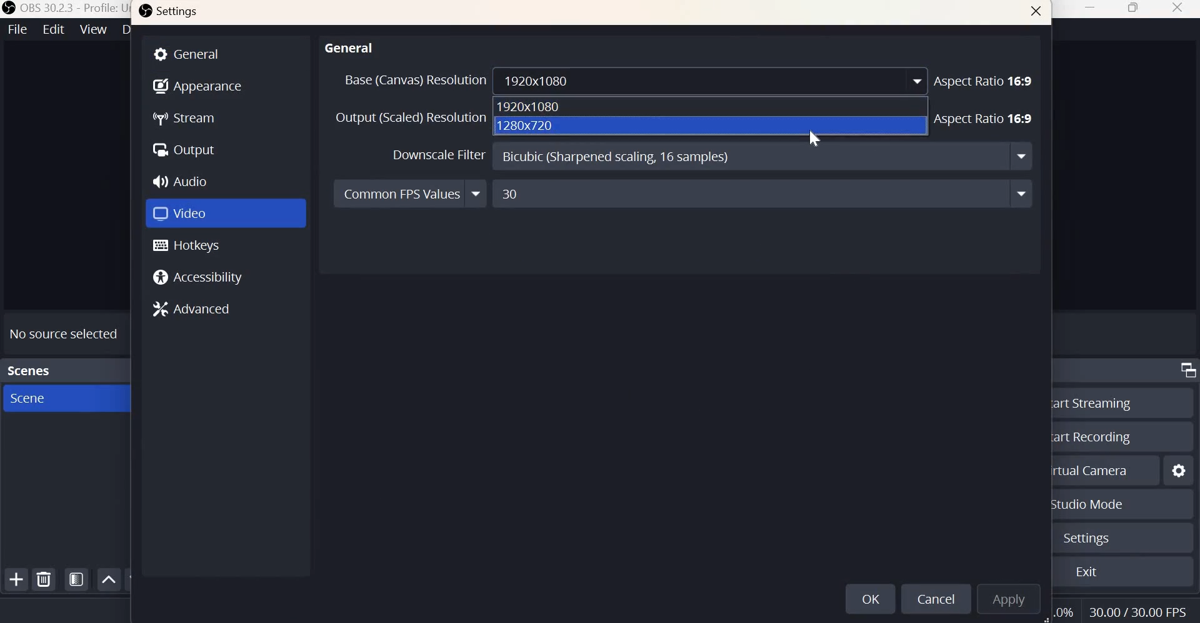 This screenshot has height=623, width=1200. Describe the element at coordinates (187, 245) in the screenshot. I see `Hotkeys` at that location.